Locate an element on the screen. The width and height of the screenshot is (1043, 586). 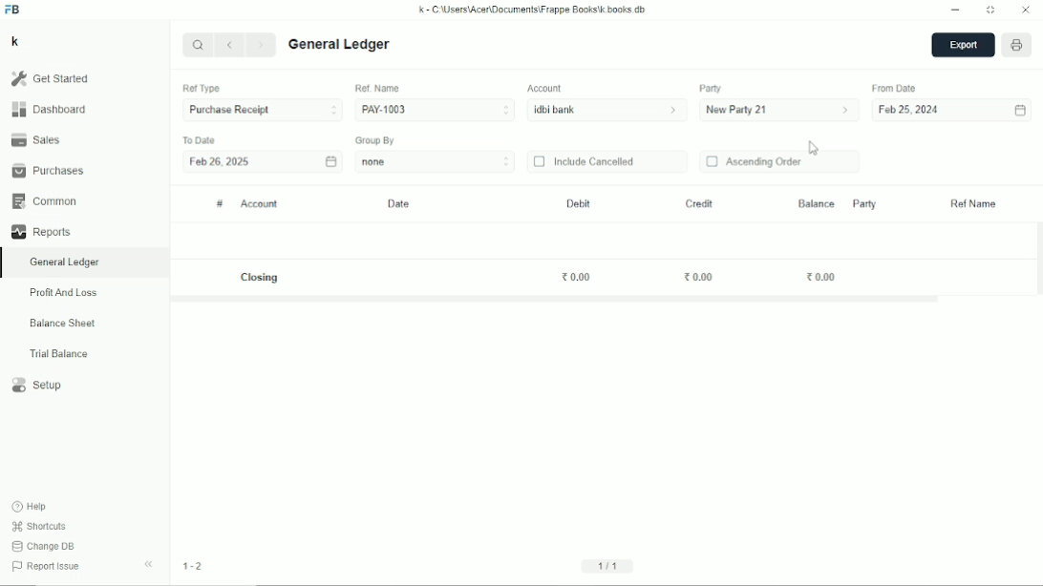
Help is located at coordinates (32, 507).